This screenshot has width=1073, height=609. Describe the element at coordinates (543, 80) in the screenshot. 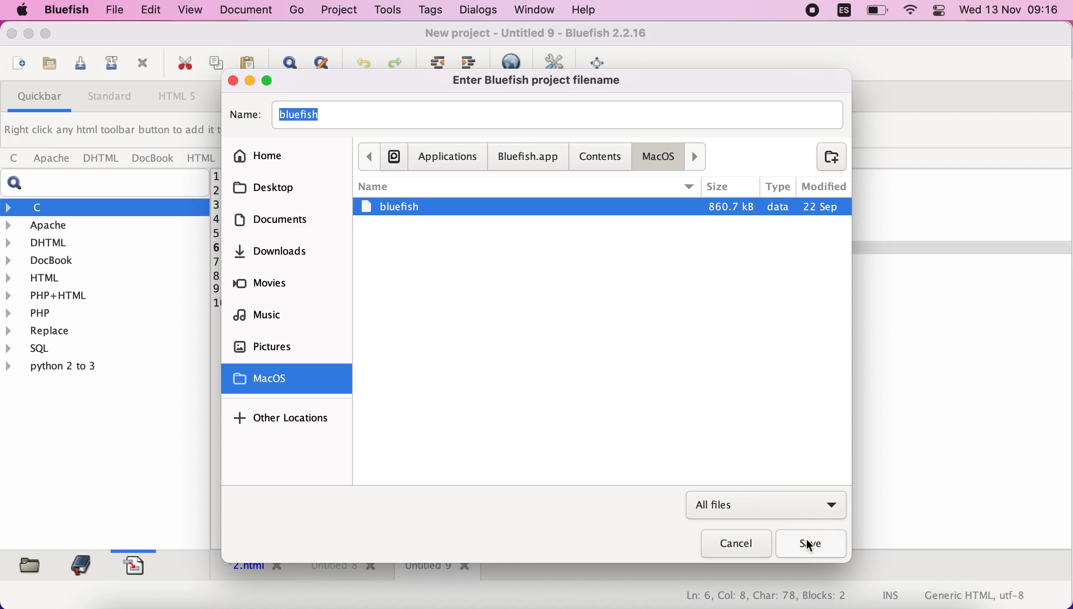

I see `title` at that location.